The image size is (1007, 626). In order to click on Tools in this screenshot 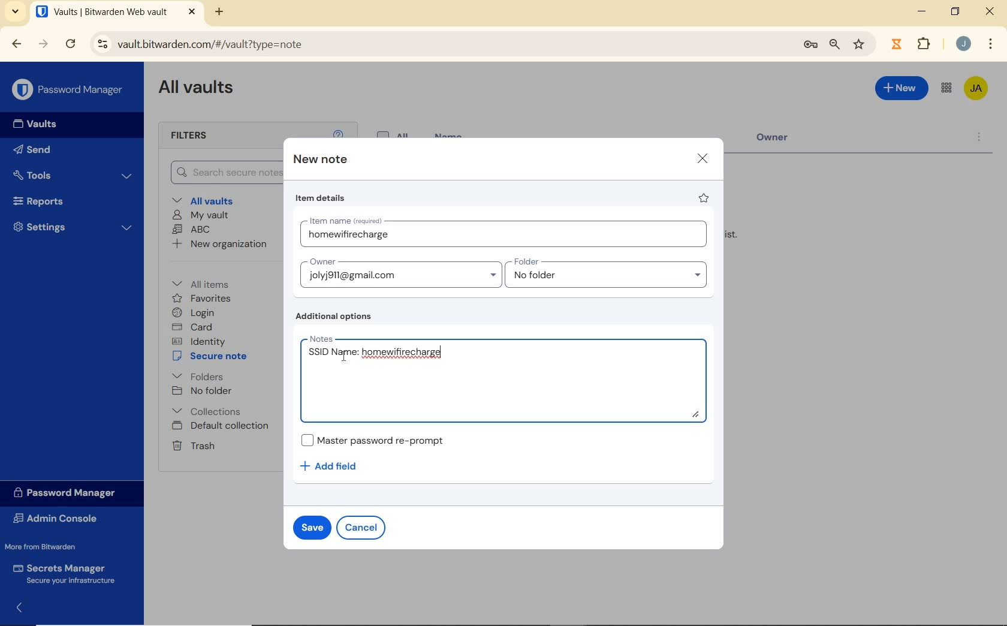, I will do `click(74, 174)`.